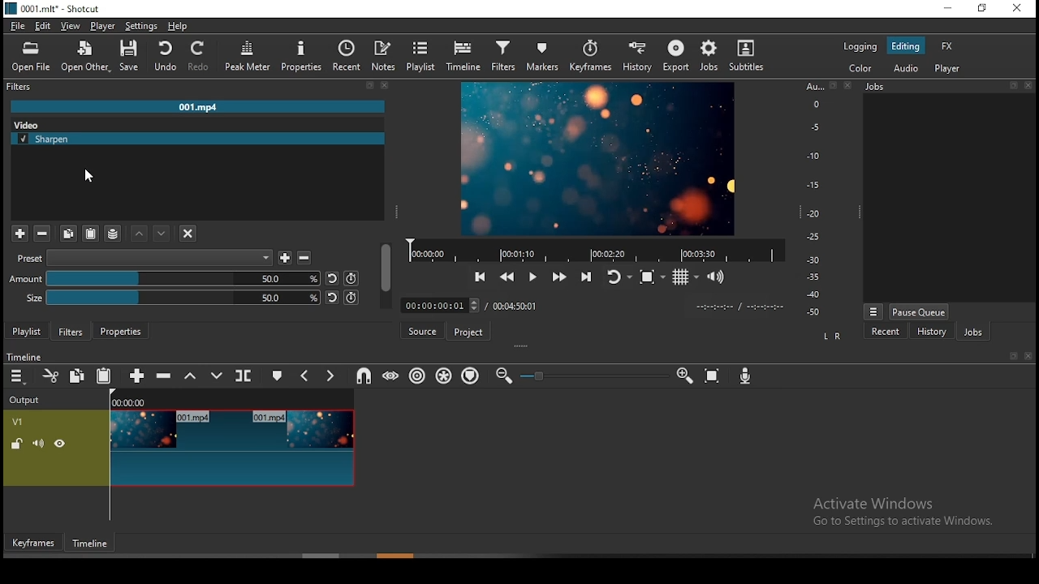 Image resolution: width=1039 pixels, height=584 pixels. I want to click on video track , so click(179, 449).